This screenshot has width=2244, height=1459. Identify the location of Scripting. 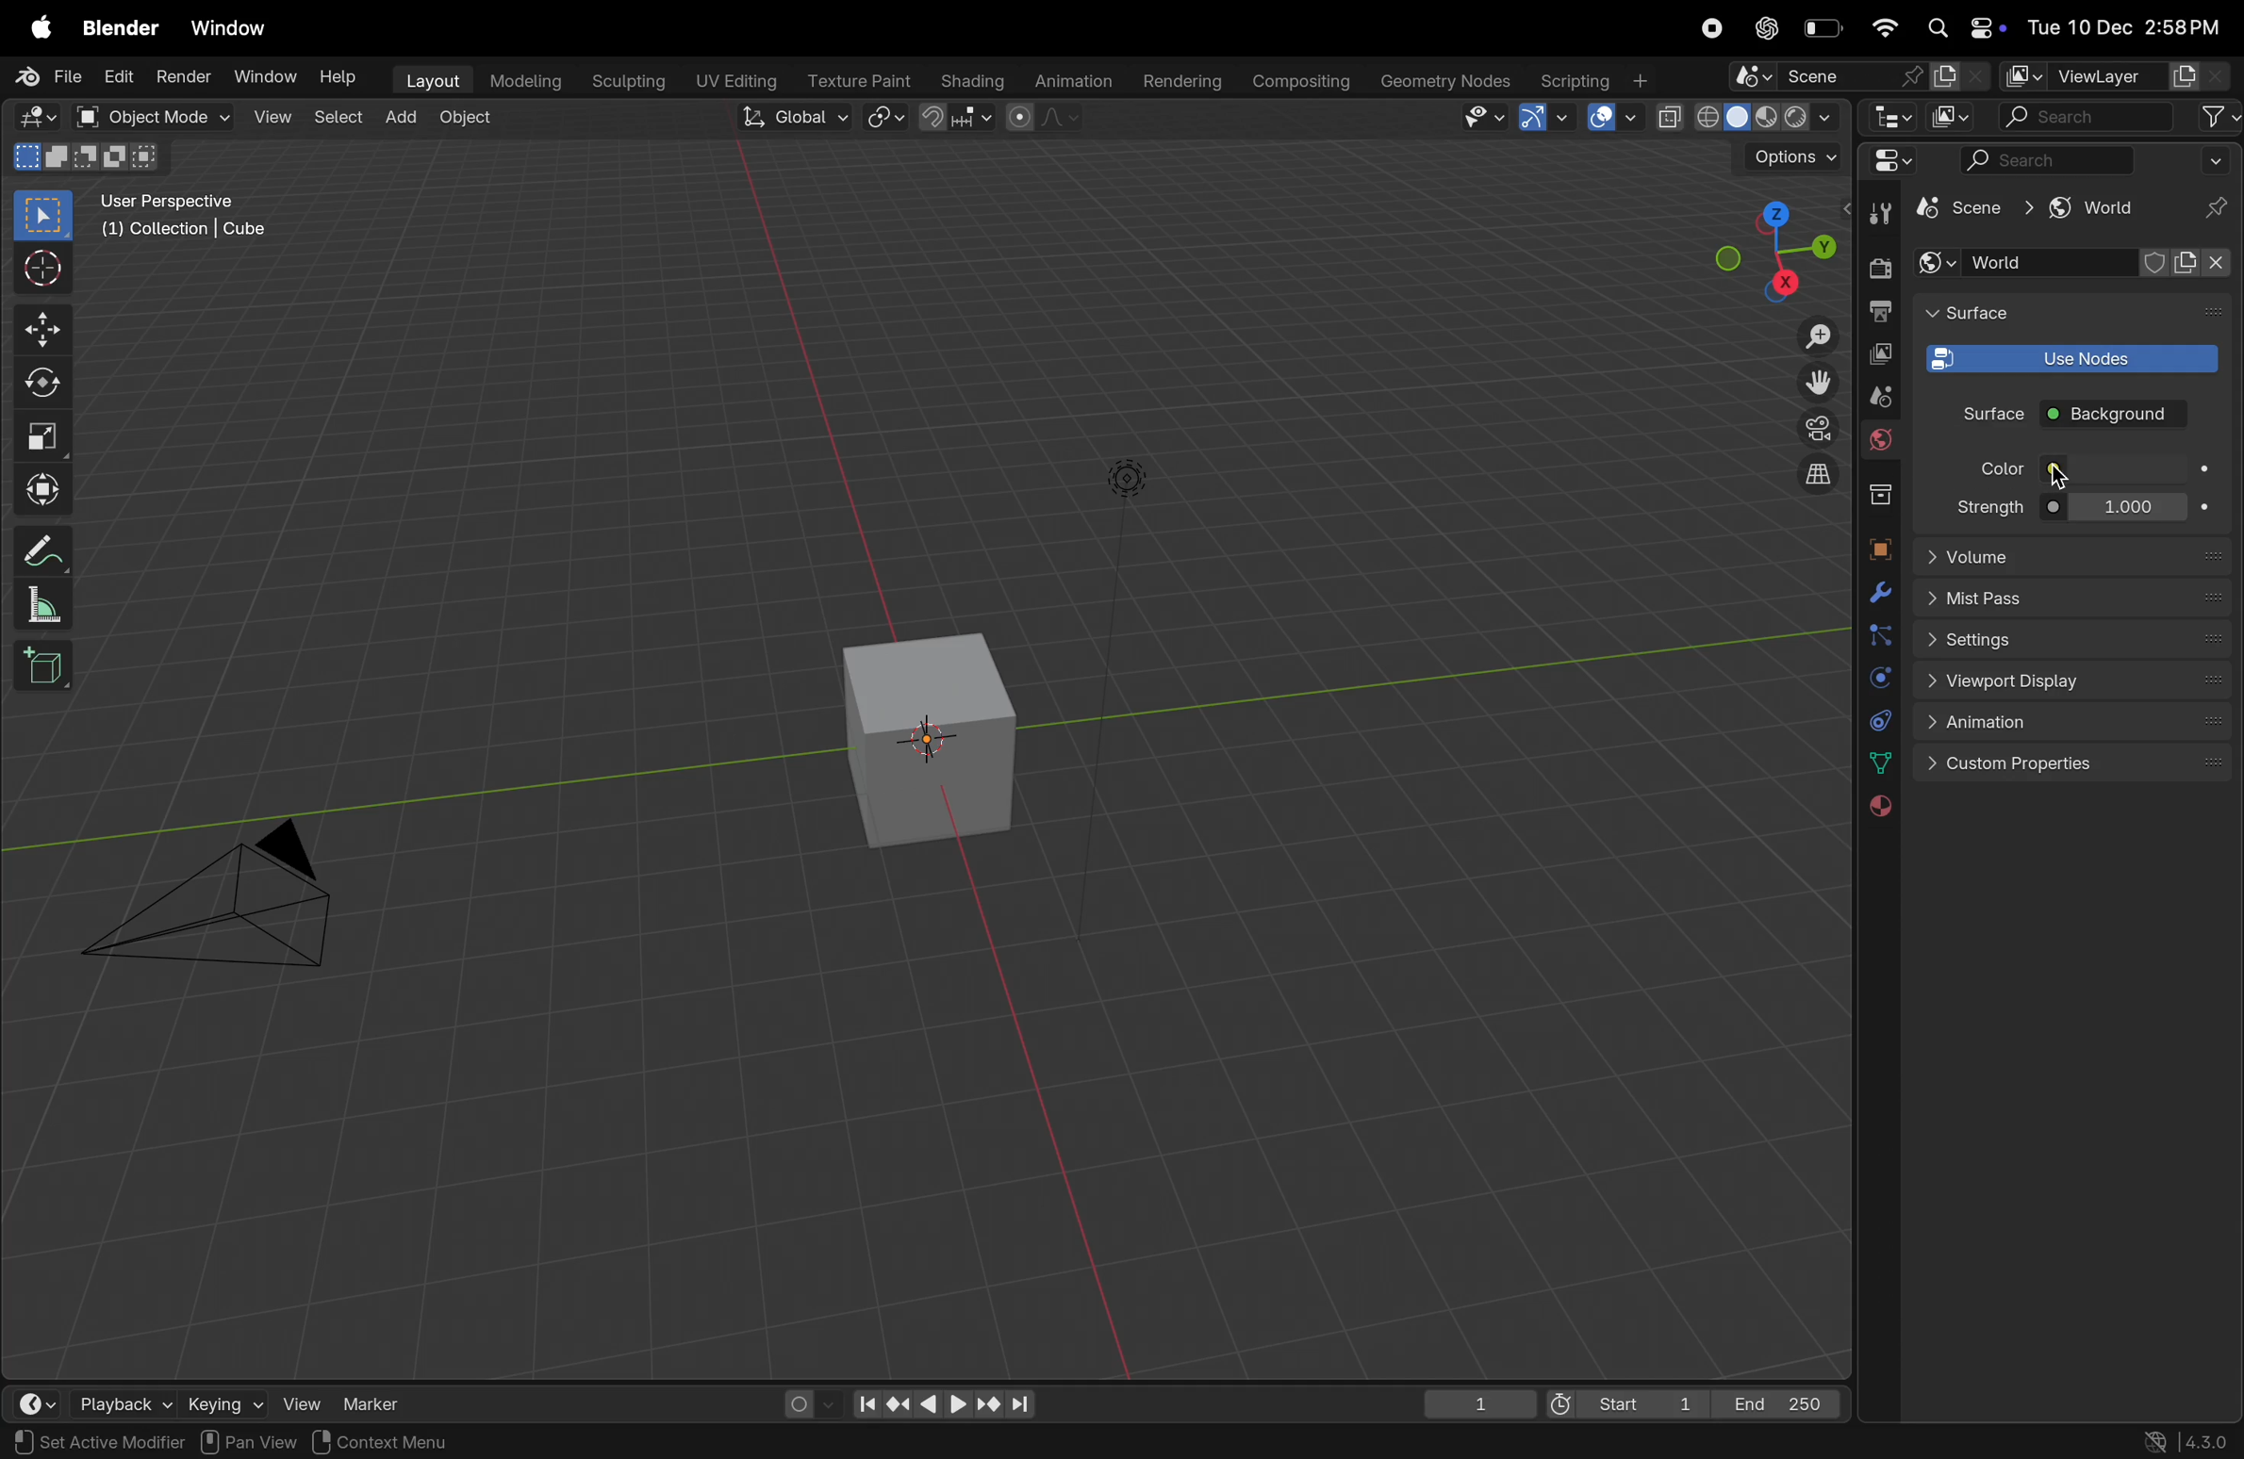
(1599, 80).